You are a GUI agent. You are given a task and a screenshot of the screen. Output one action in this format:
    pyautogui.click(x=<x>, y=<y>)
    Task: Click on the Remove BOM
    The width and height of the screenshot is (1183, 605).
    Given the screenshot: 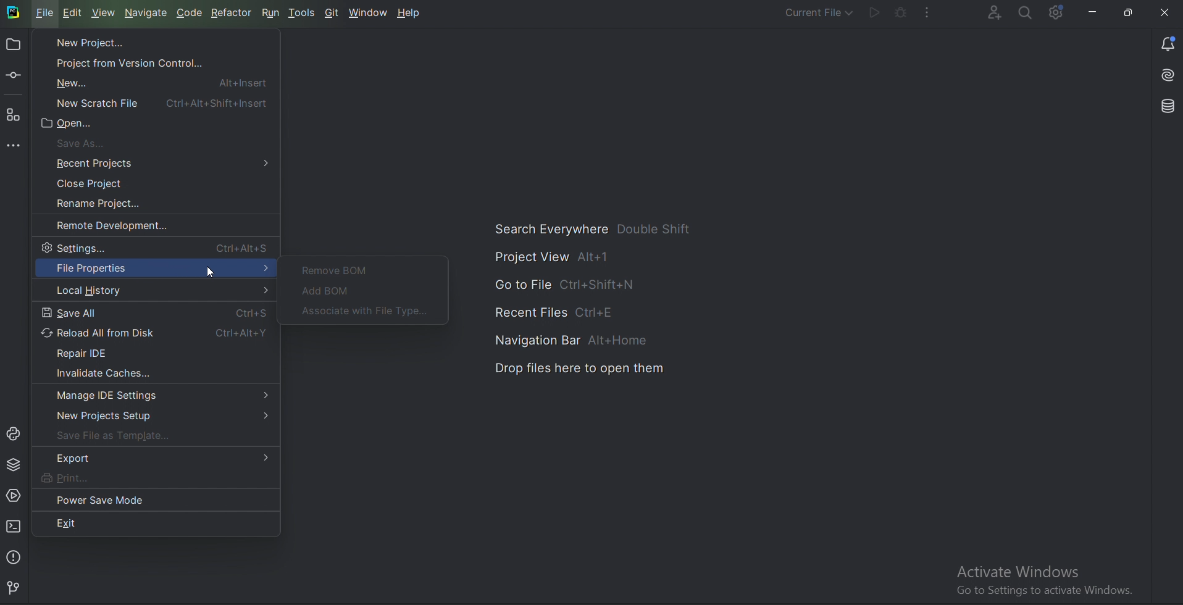 What is the action you would take?
    pyautogui.click(x=337, y=269)
    